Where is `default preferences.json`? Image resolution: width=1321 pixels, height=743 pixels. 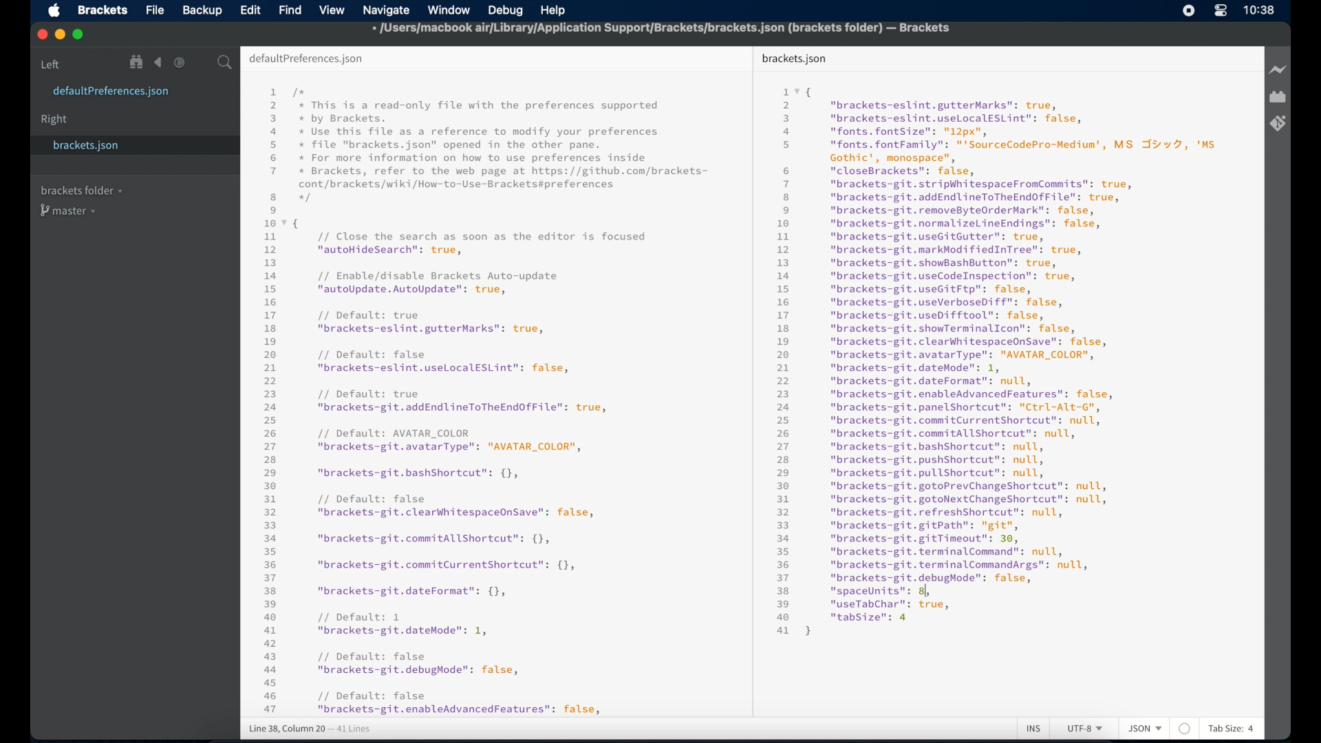
default preferences.json is located at coordinates (305, 59).